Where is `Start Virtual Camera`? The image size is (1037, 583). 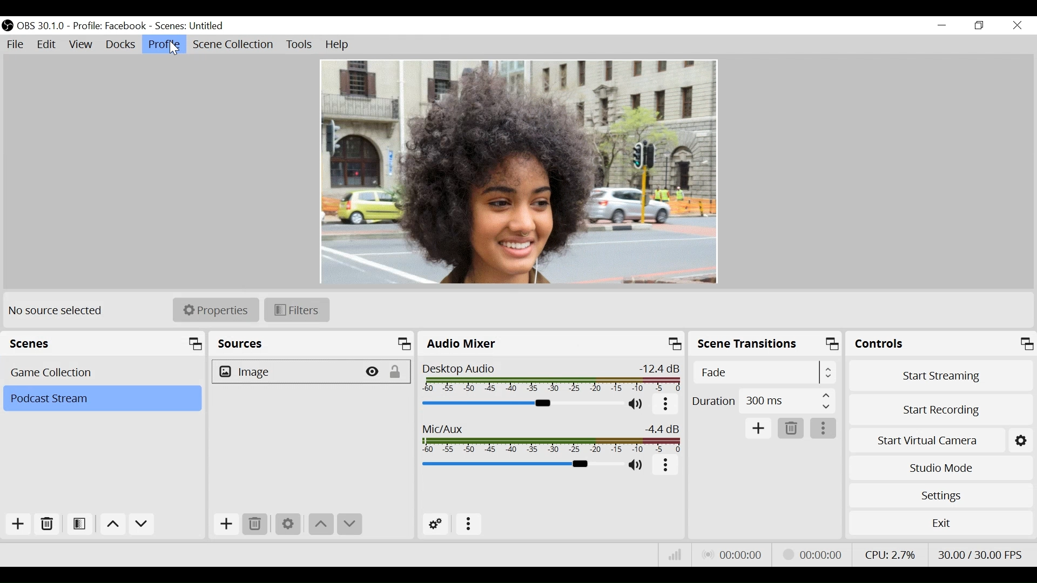
Start Virtual Camera is located at coordinates (941, 441).